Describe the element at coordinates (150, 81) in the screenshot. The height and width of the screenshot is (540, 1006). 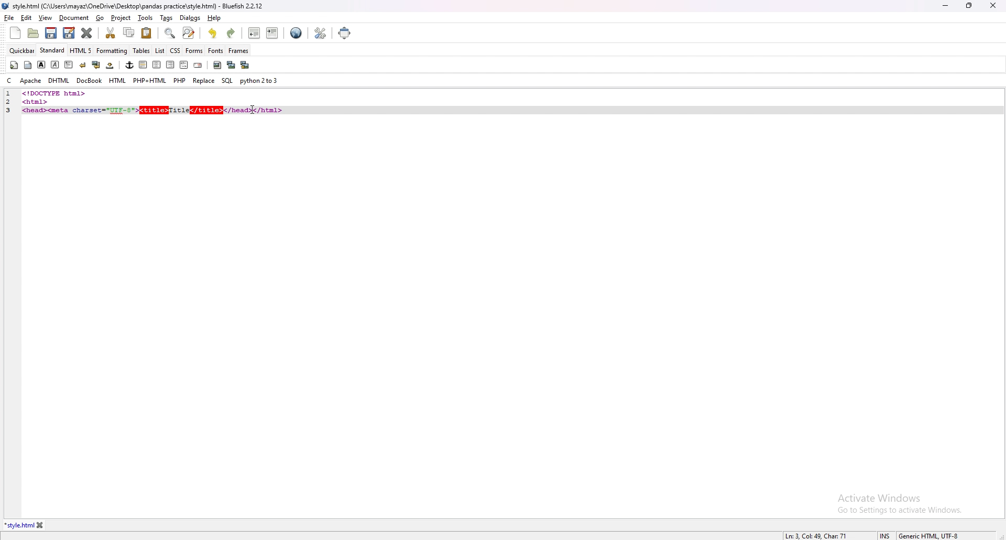
I see `php+html` at that location.